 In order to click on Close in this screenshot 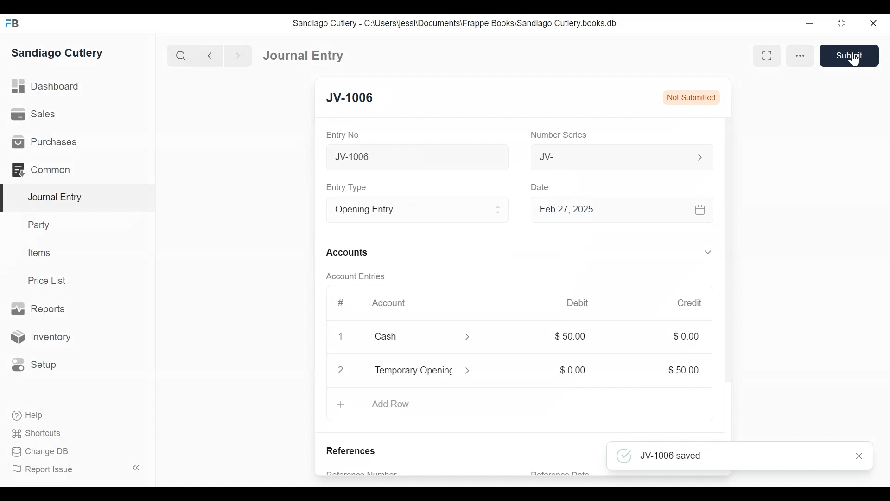, I will do `click(860, 456)`.